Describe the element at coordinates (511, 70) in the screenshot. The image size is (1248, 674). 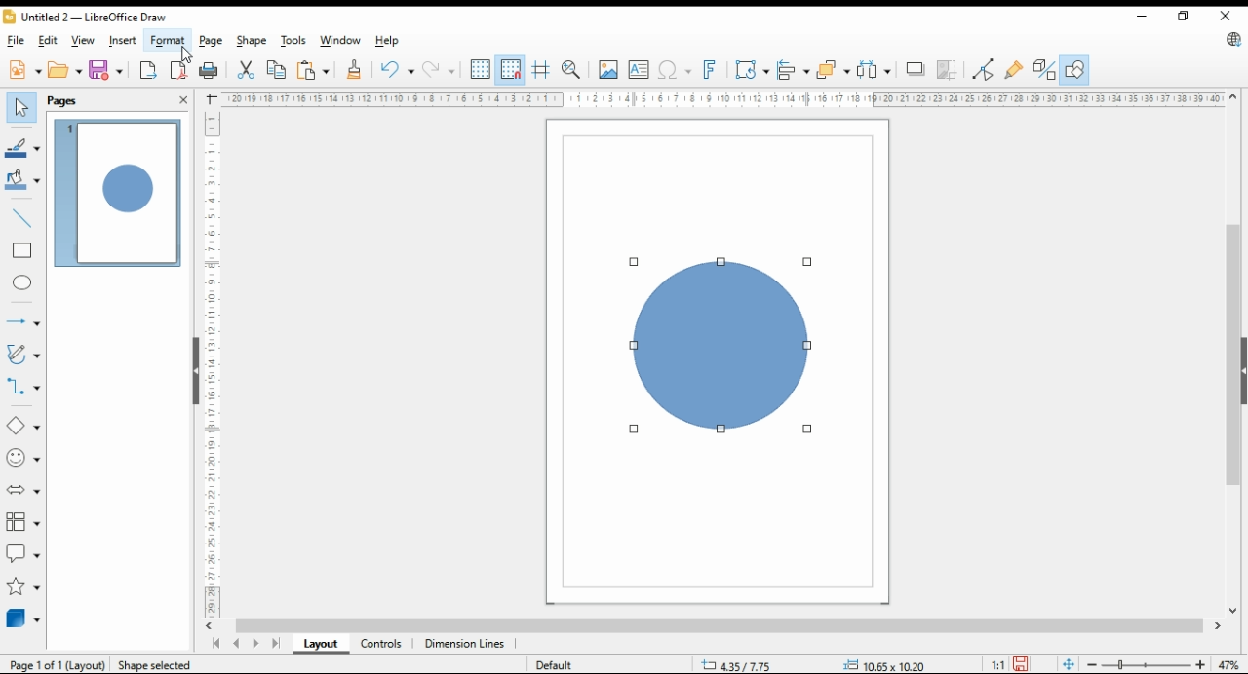
I see `snap to grids` at that location.